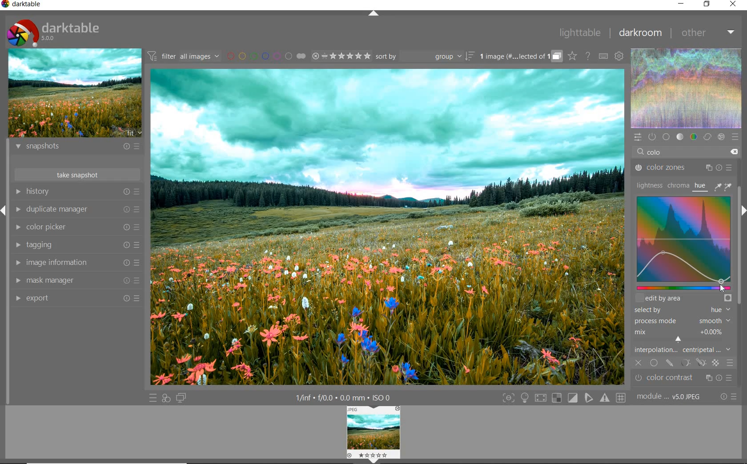 This screenshot has height=464, width=747. Describe the element at coordinates (682, 322) in the screenshot. I see `process mode` at that location.